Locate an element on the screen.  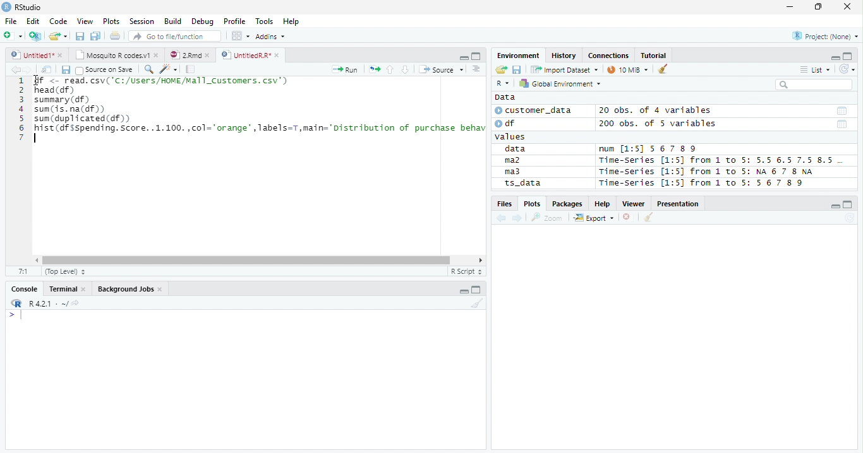
Date is located at coordinates (842, 125).